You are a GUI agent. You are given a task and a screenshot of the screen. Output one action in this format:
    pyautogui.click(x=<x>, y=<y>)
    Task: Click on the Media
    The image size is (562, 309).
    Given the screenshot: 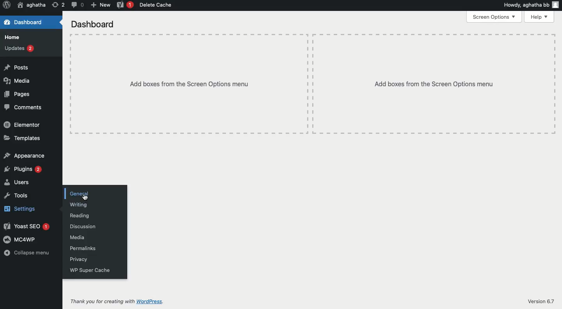 What is the action you would take?
    pyautogui.click(x=76, y=238)
    